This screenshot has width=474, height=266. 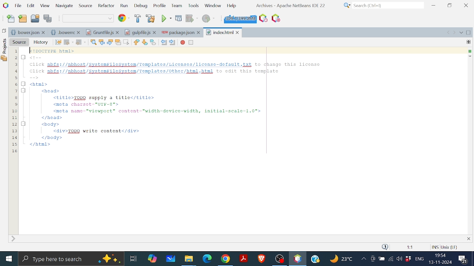 I want to click on , so click(x=399, y=258).